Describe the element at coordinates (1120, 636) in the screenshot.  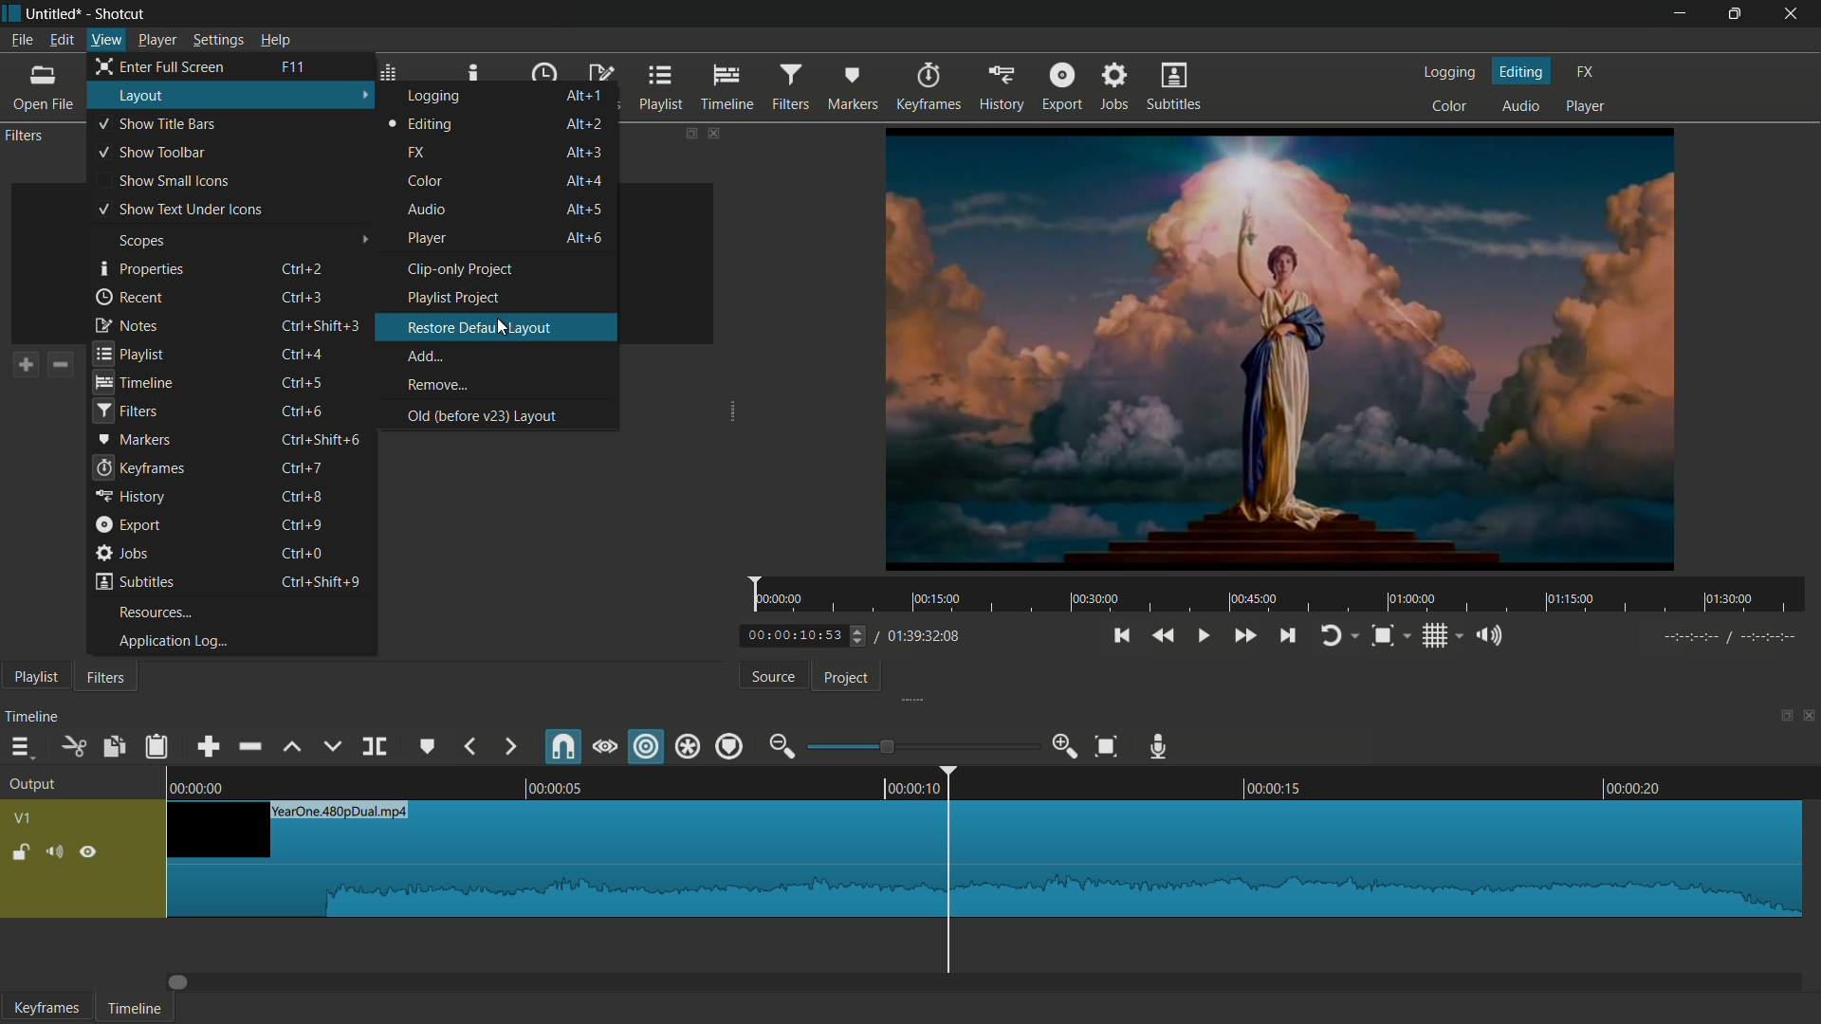
I see `skip to the previous point` at that location.